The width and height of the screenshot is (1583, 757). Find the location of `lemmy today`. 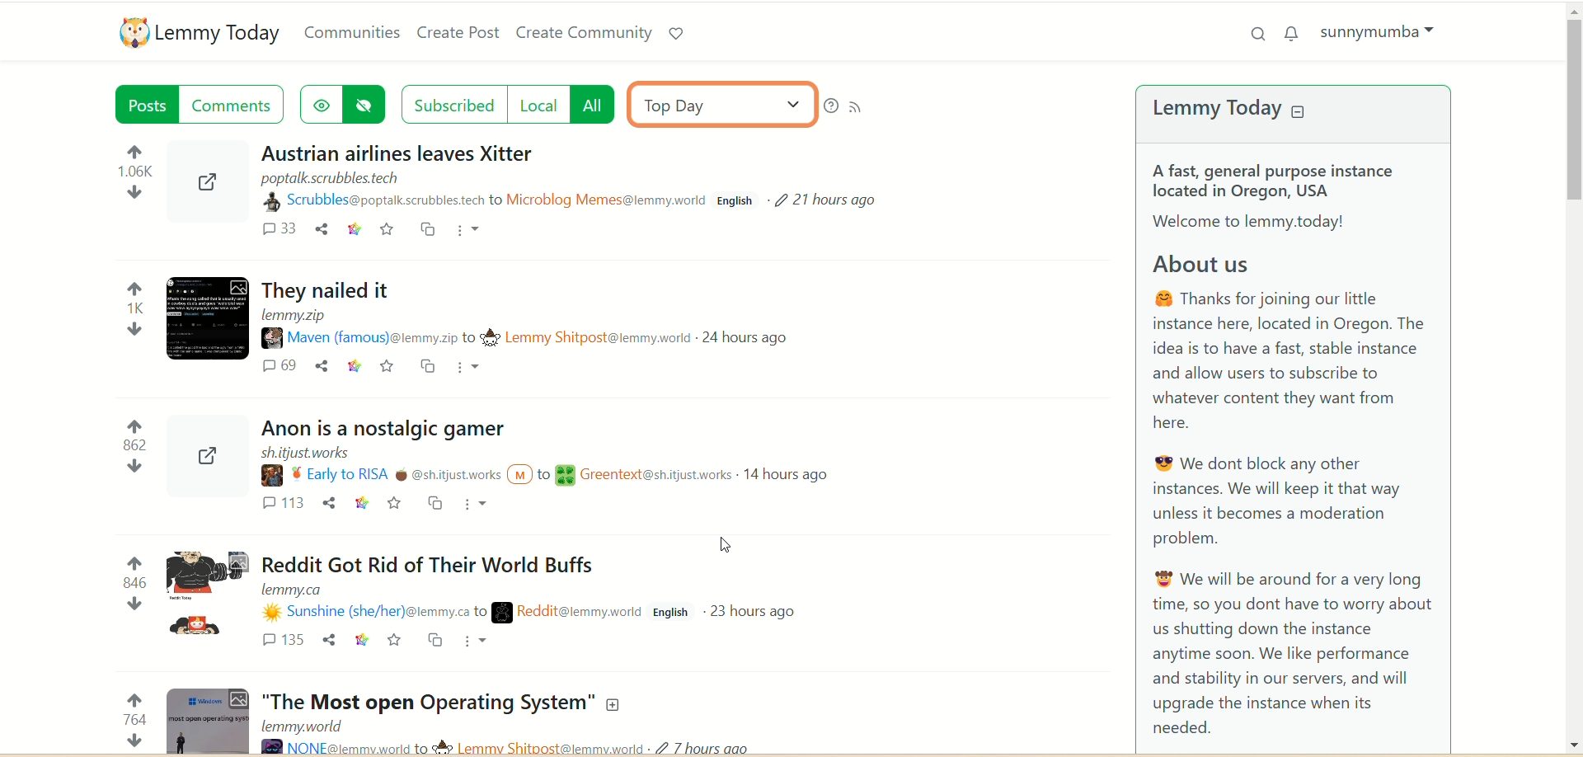

lemmy today is located at coordinates (1242, 111).